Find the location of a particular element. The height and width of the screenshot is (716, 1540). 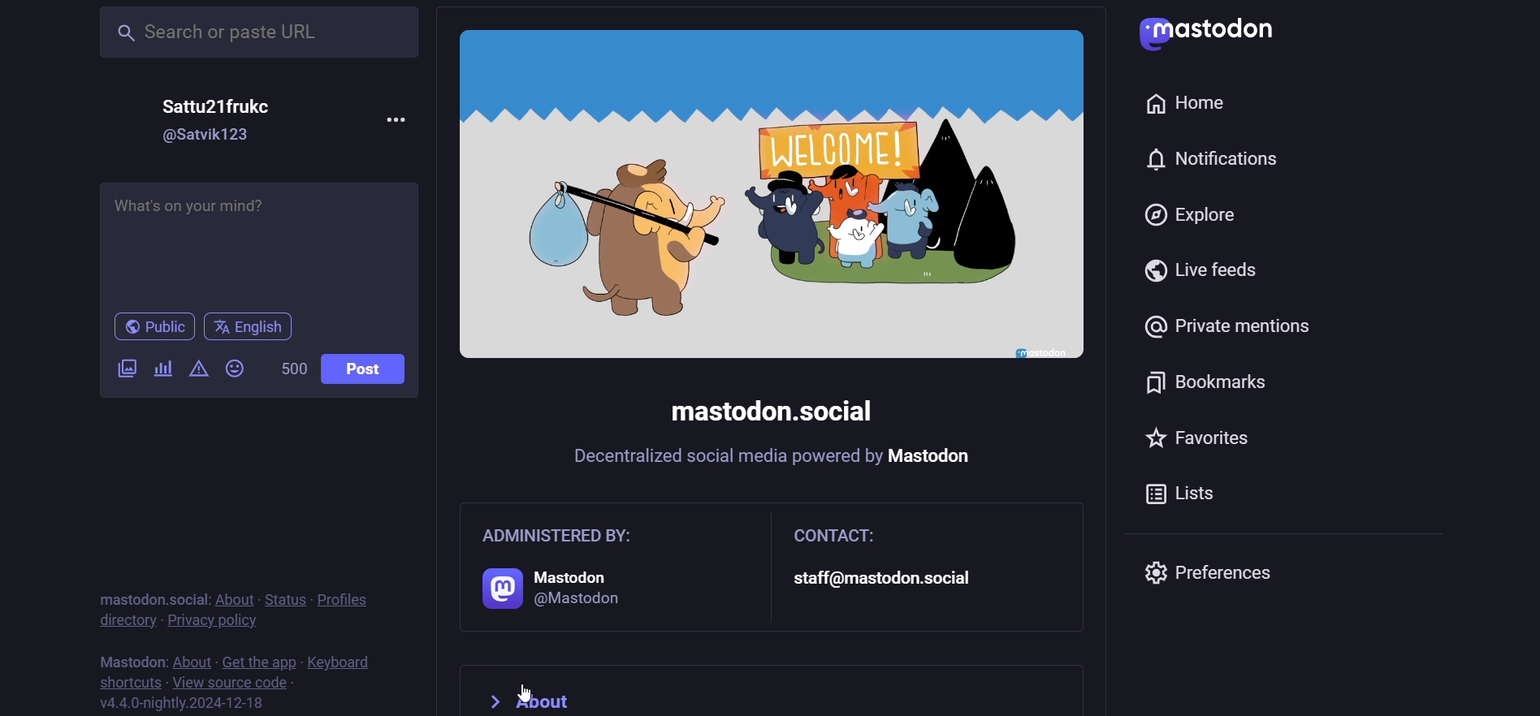

favorite is located at coordinates (1209, 442).